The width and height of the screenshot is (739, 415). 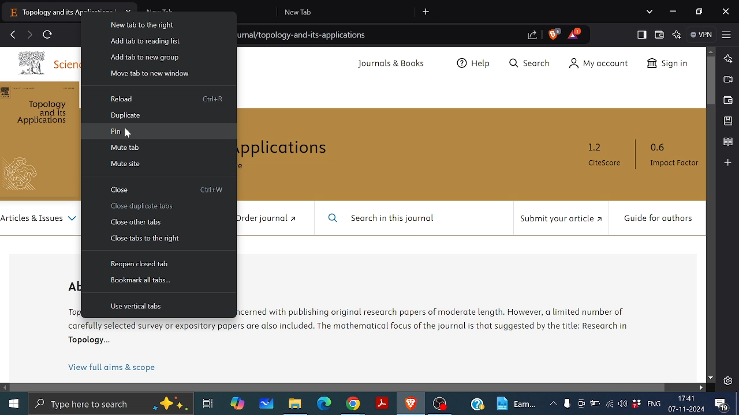 I want to click on View full aims & scope, so click(x=113, y=368).